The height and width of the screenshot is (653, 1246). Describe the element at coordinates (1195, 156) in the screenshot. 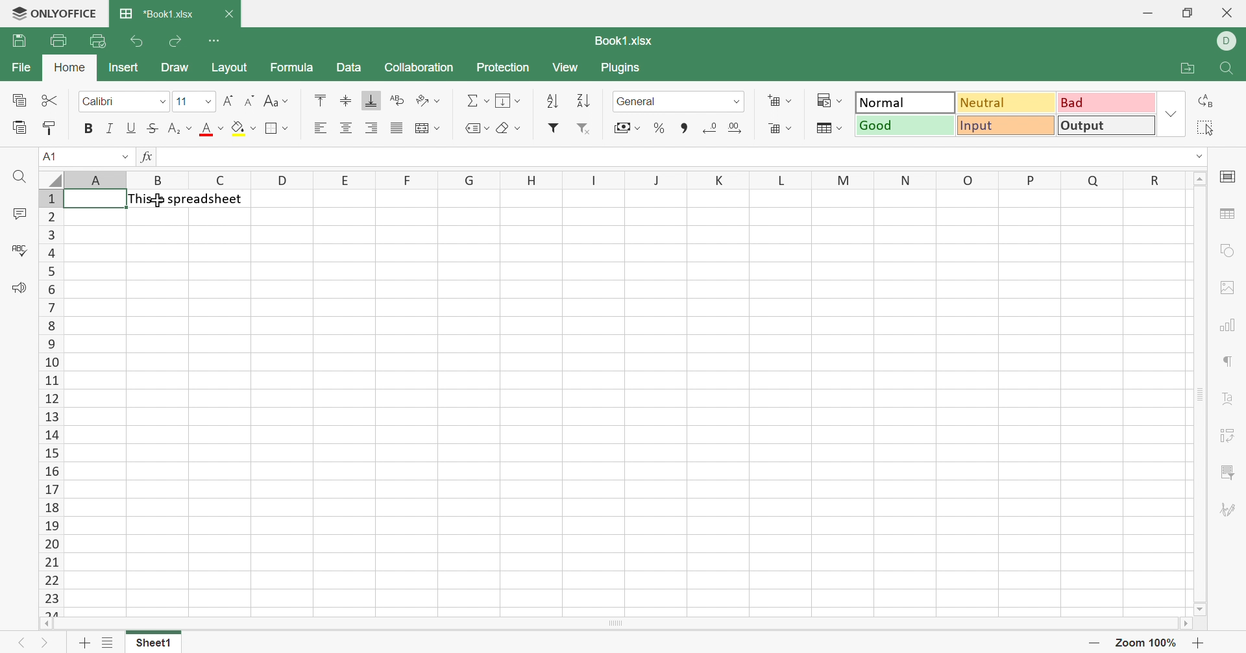

I see `Drop Down` at that location.